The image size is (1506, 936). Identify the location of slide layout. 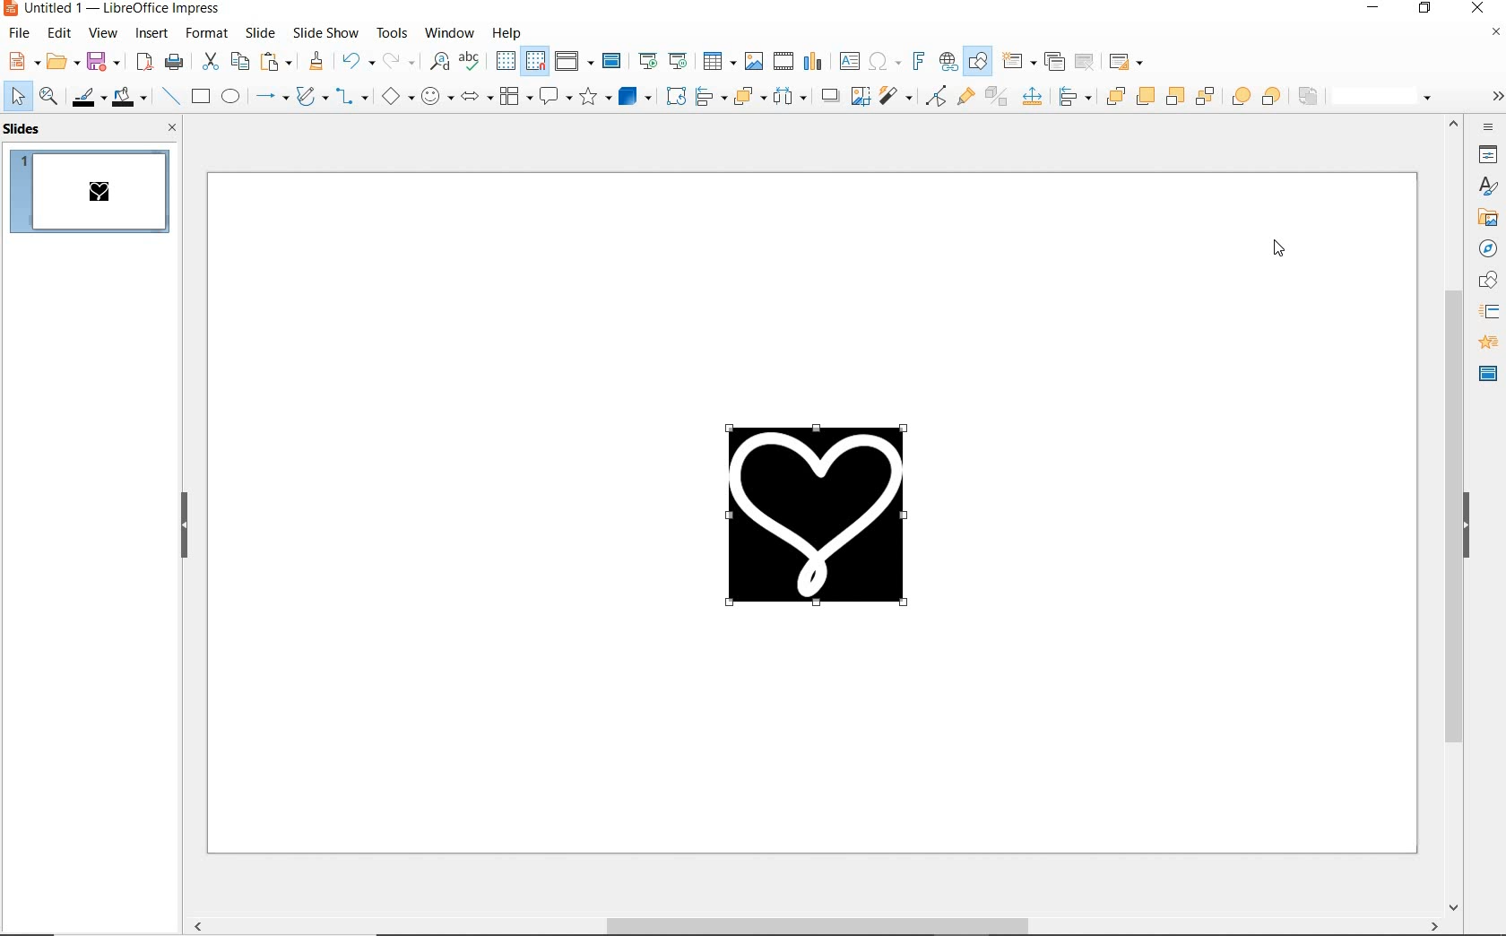
(1128, 61).